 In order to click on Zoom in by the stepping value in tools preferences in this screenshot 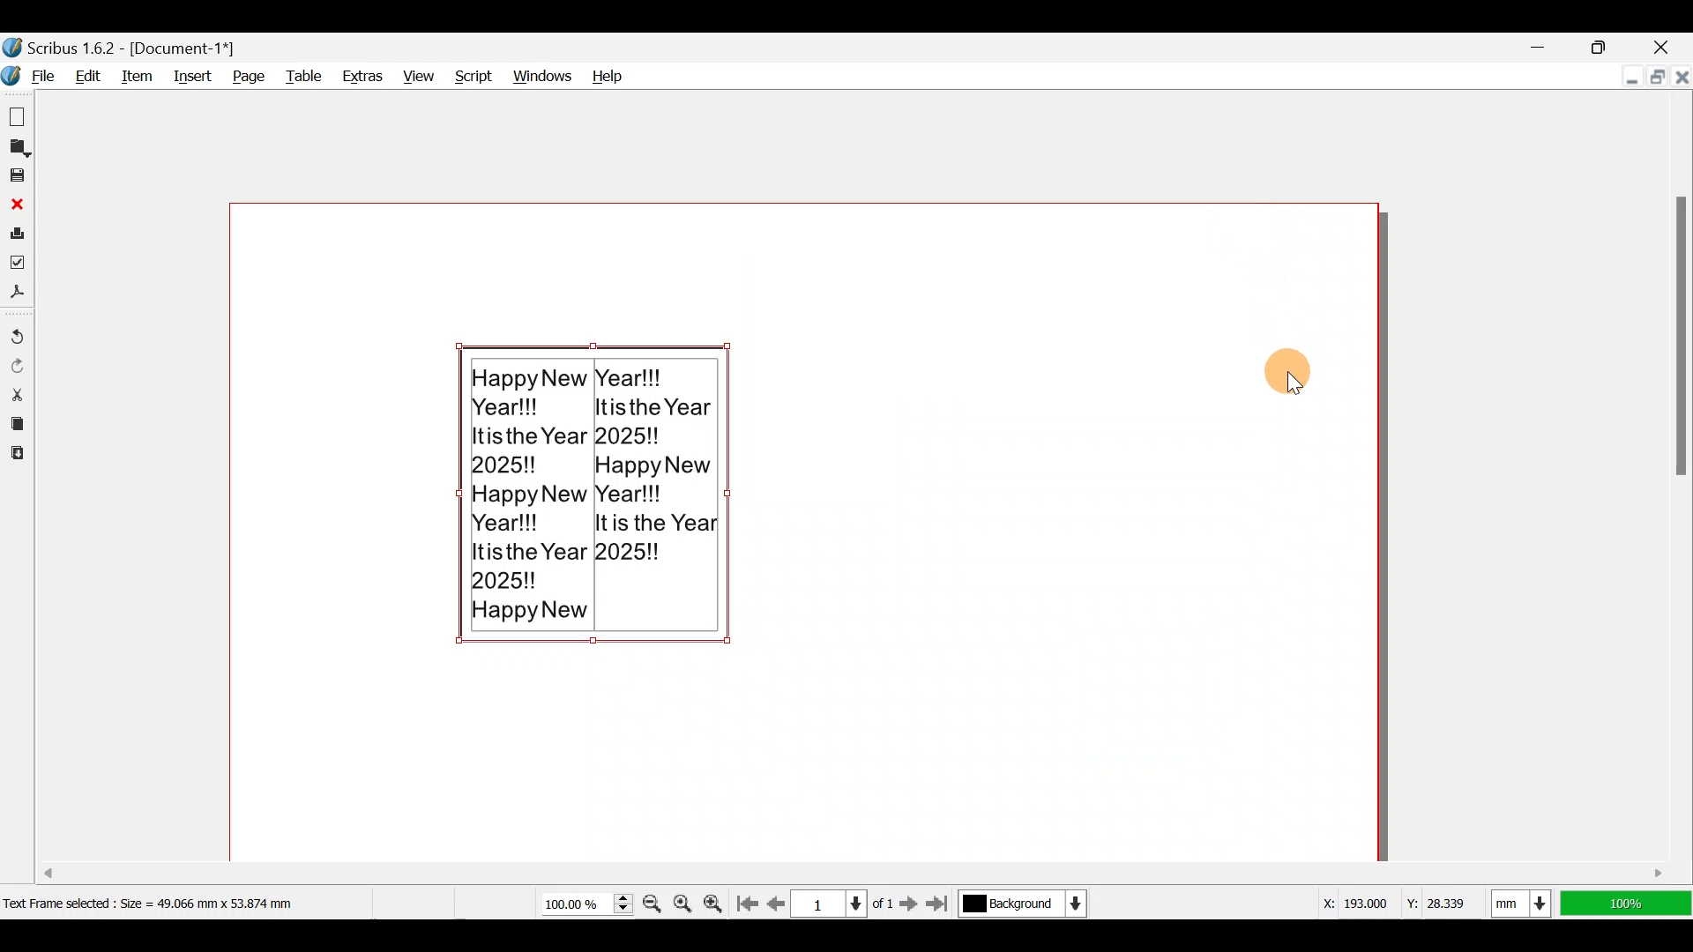, I will do `click(715, 900)`.